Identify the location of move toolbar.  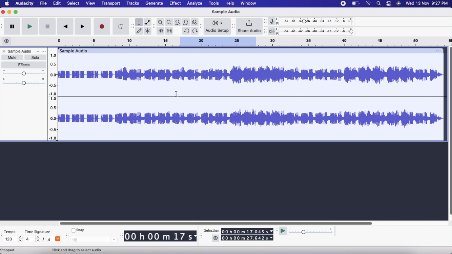
(202, 27).